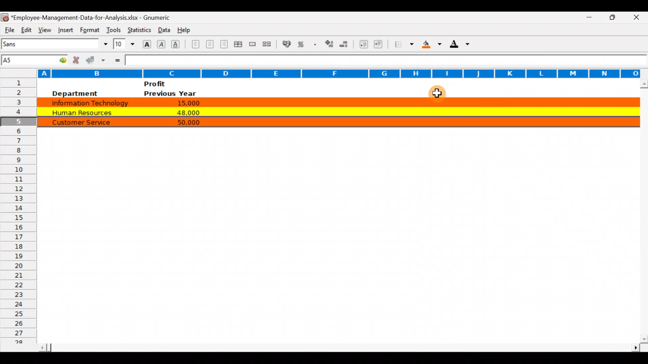 The width and height of the screenshot is (648, 364). I want to click on Selected row 4 of data highlighted with color, so click(336, 111).